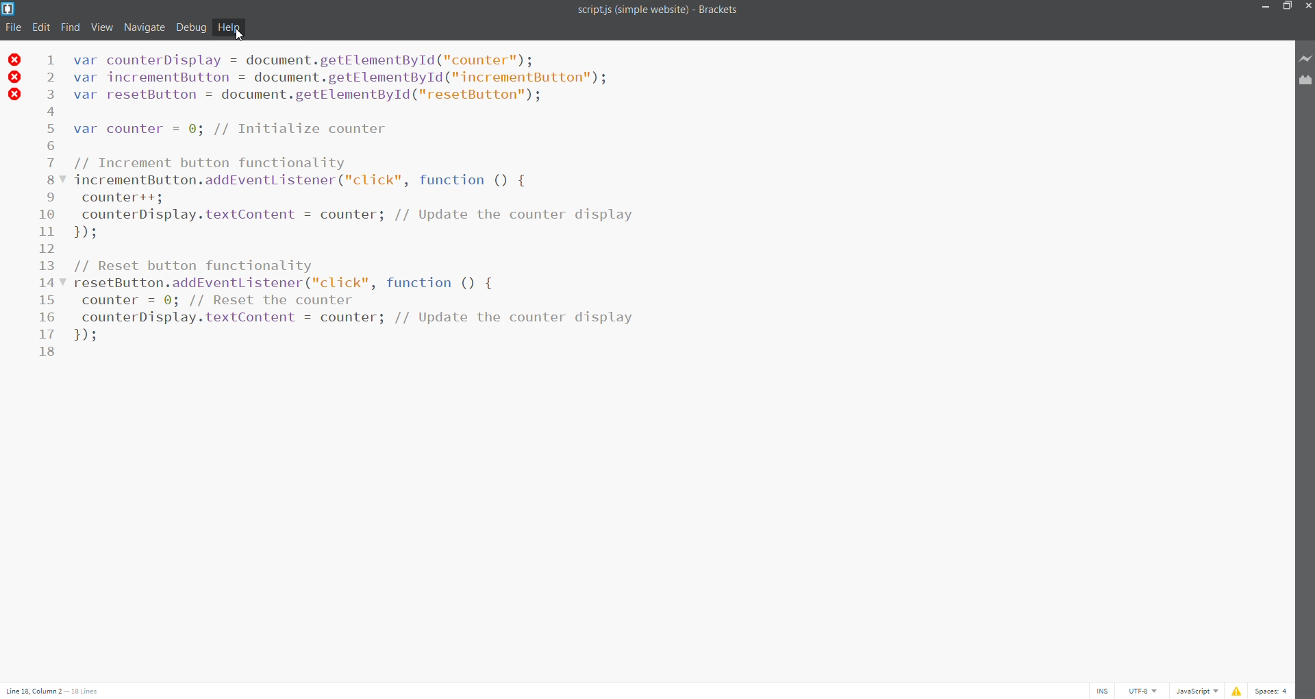 The height and width of the screenshot is (699, 1315). I want to click on debug, so click(191, 27).